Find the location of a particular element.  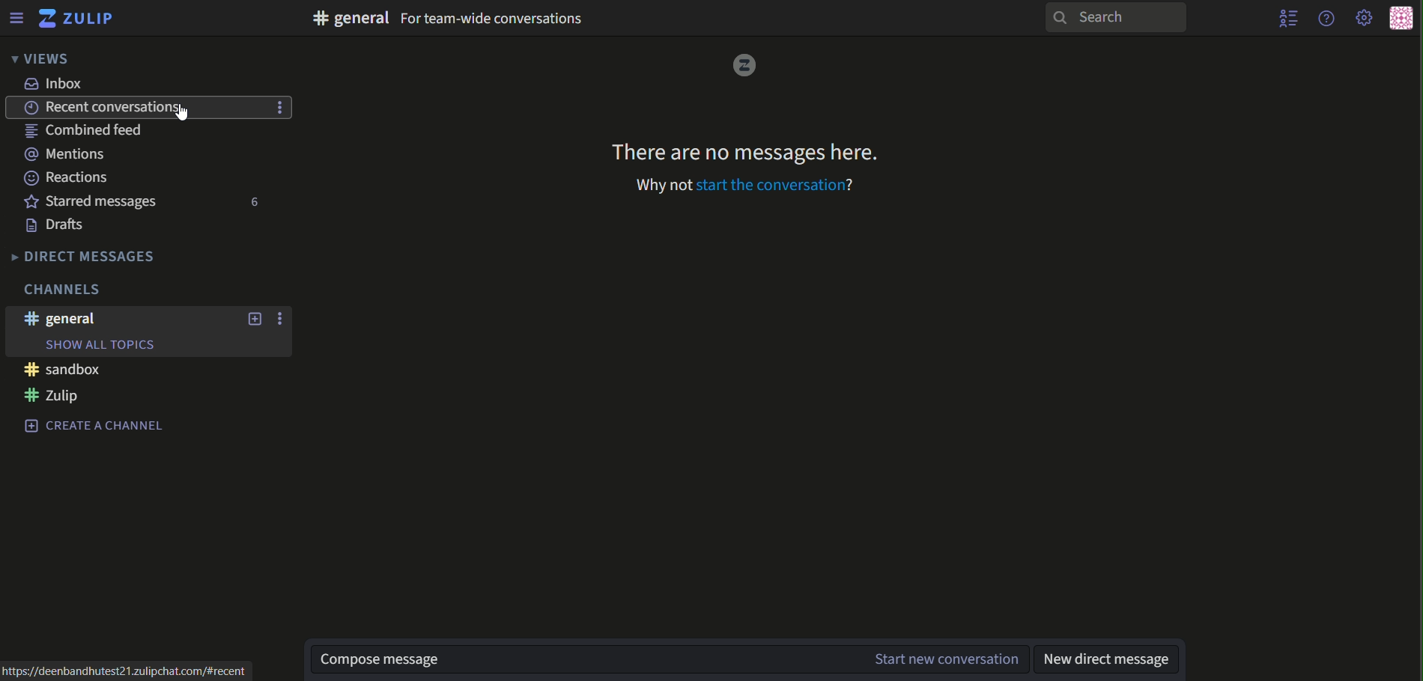

new is located at coordinates (251, 320).